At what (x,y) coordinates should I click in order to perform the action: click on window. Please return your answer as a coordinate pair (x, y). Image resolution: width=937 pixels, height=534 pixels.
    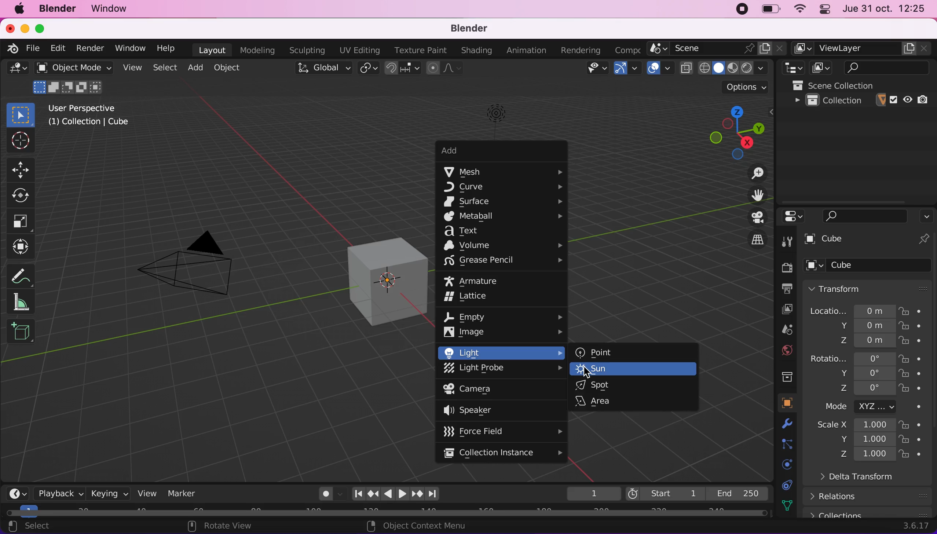
    Looking at the image, I should click on (127, 48).